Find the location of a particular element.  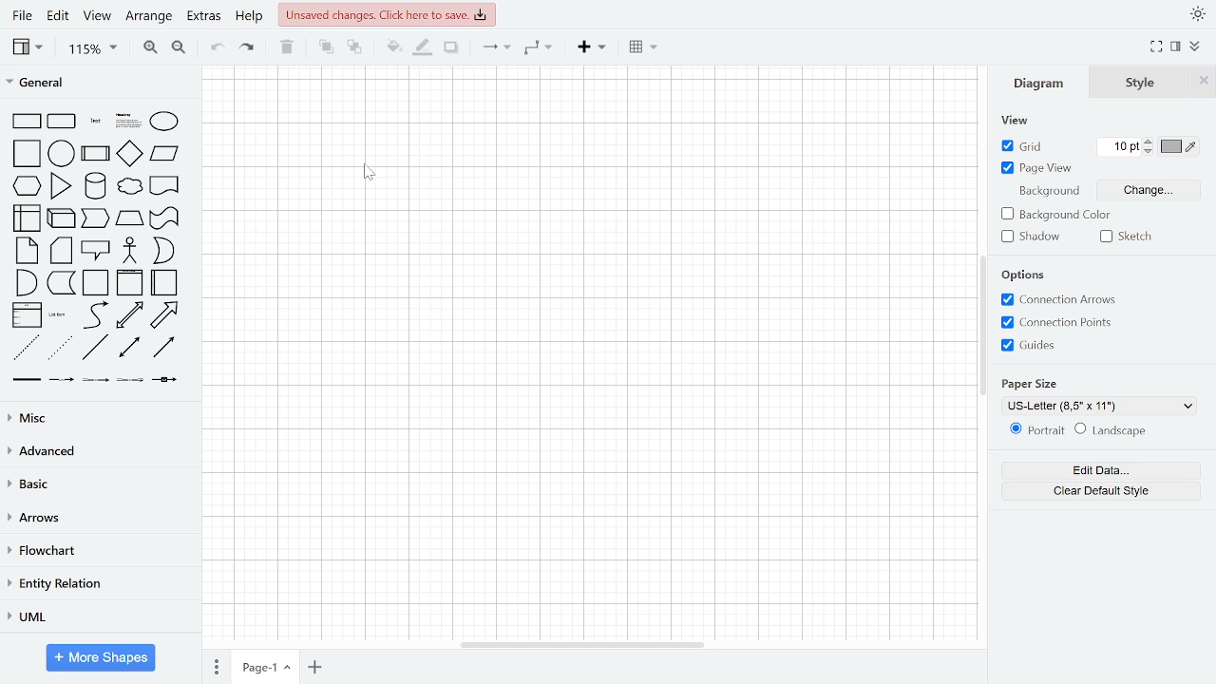

arrows is located at coordinates (99, 518).